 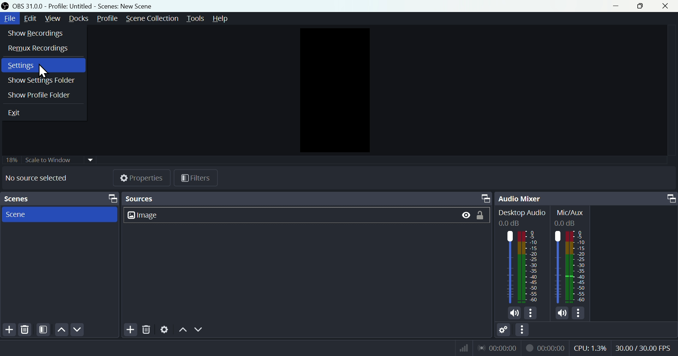 What do you see at coordinates (464, 349) in the screenshot?
I see `network` at bounding box center [464, 349].